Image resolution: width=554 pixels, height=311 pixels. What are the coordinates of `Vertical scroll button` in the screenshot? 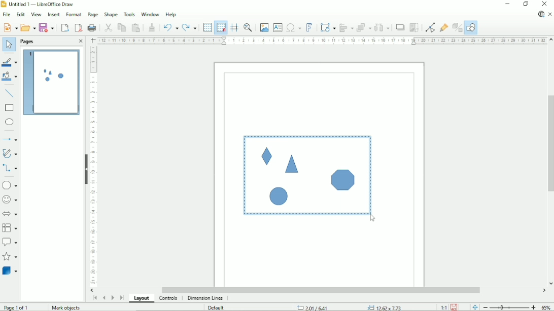 It's located at (550, 283).